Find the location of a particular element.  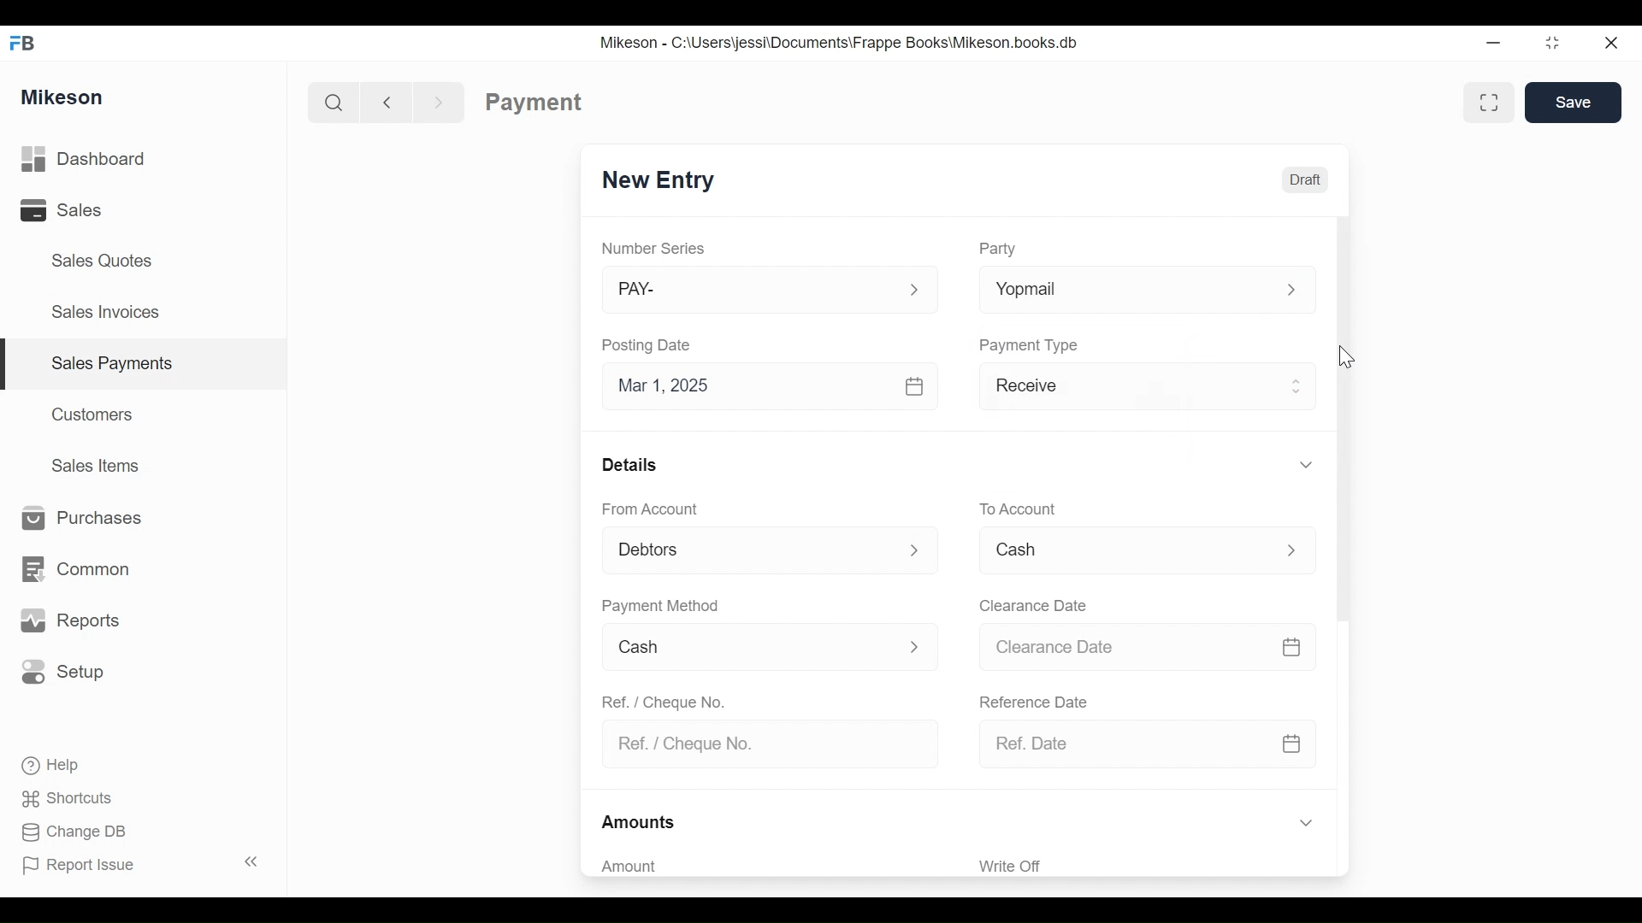

Setup is located at coordinates (68, 673).